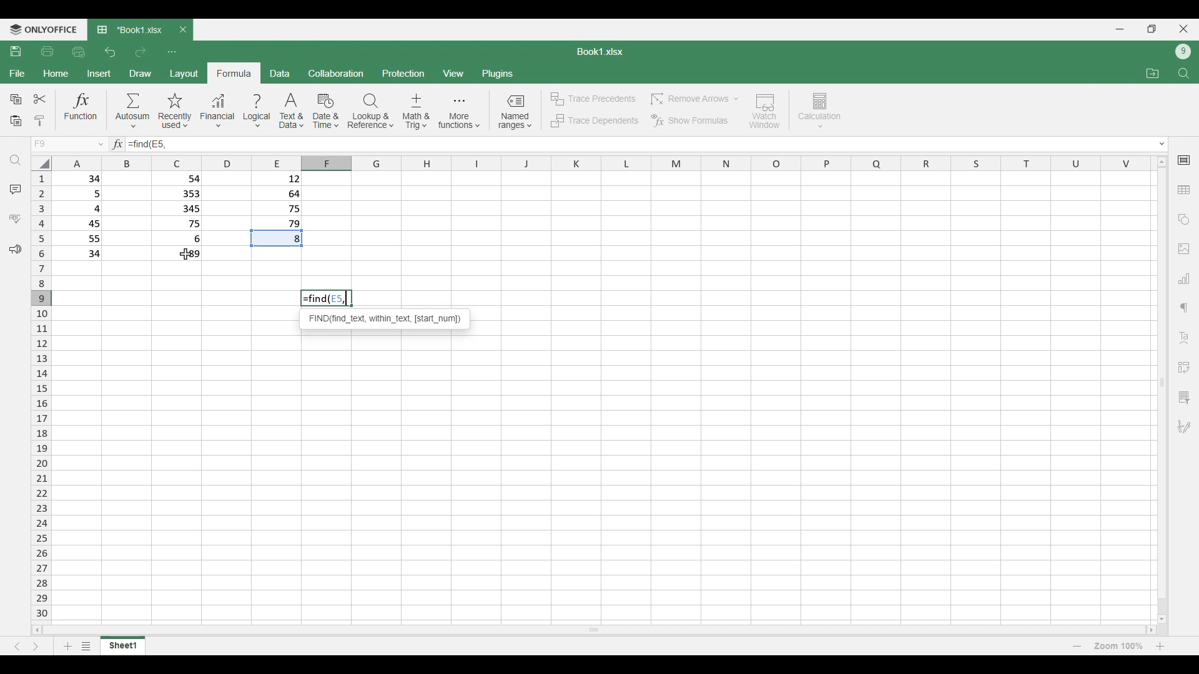 This screenshot has width=1199, height=674. What do you see at coordinates (184, 73) in the screenshot?
I see `Layout menu` at bounding box center [184, 73].